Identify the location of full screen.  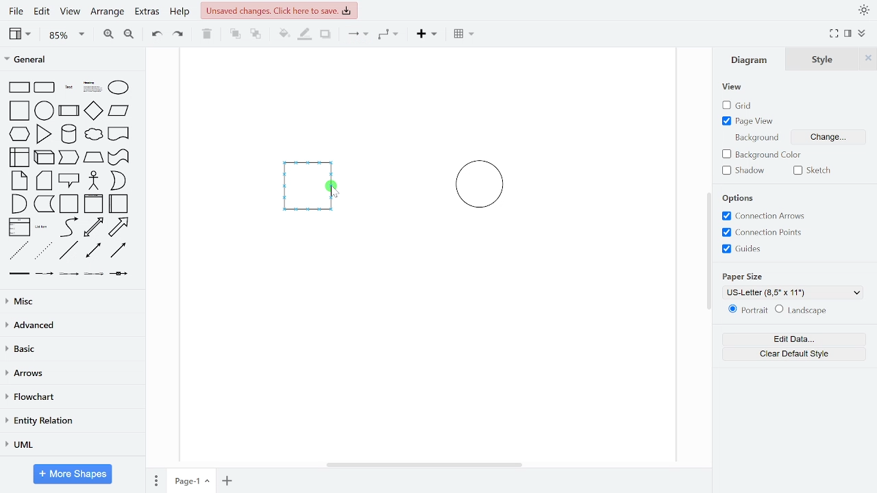
(835, 34).